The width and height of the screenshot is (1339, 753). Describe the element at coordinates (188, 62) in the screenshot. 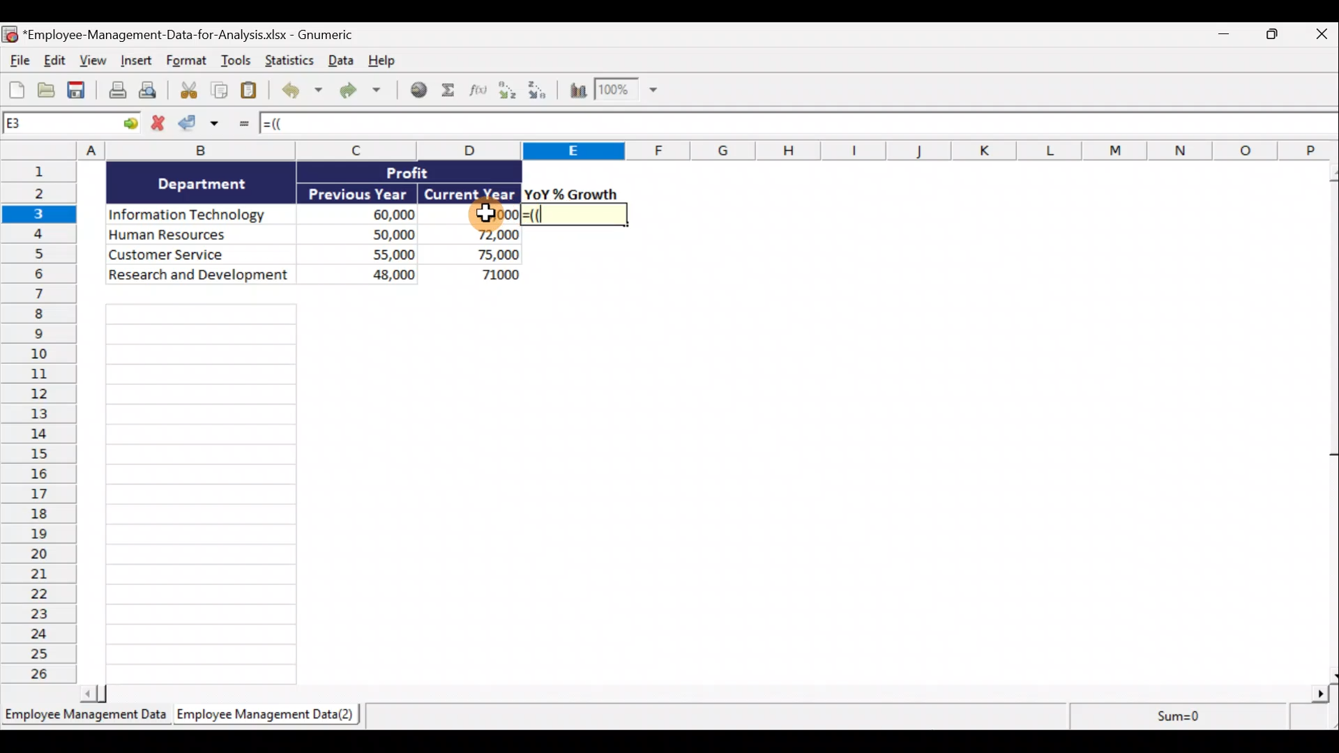

I see `Format` at that location.